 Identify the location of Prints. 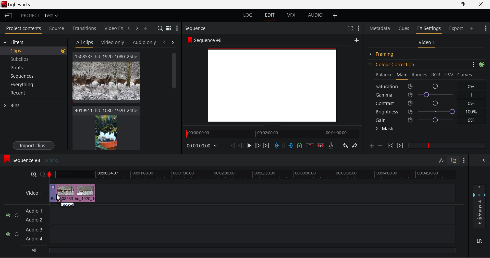
(24, 66).